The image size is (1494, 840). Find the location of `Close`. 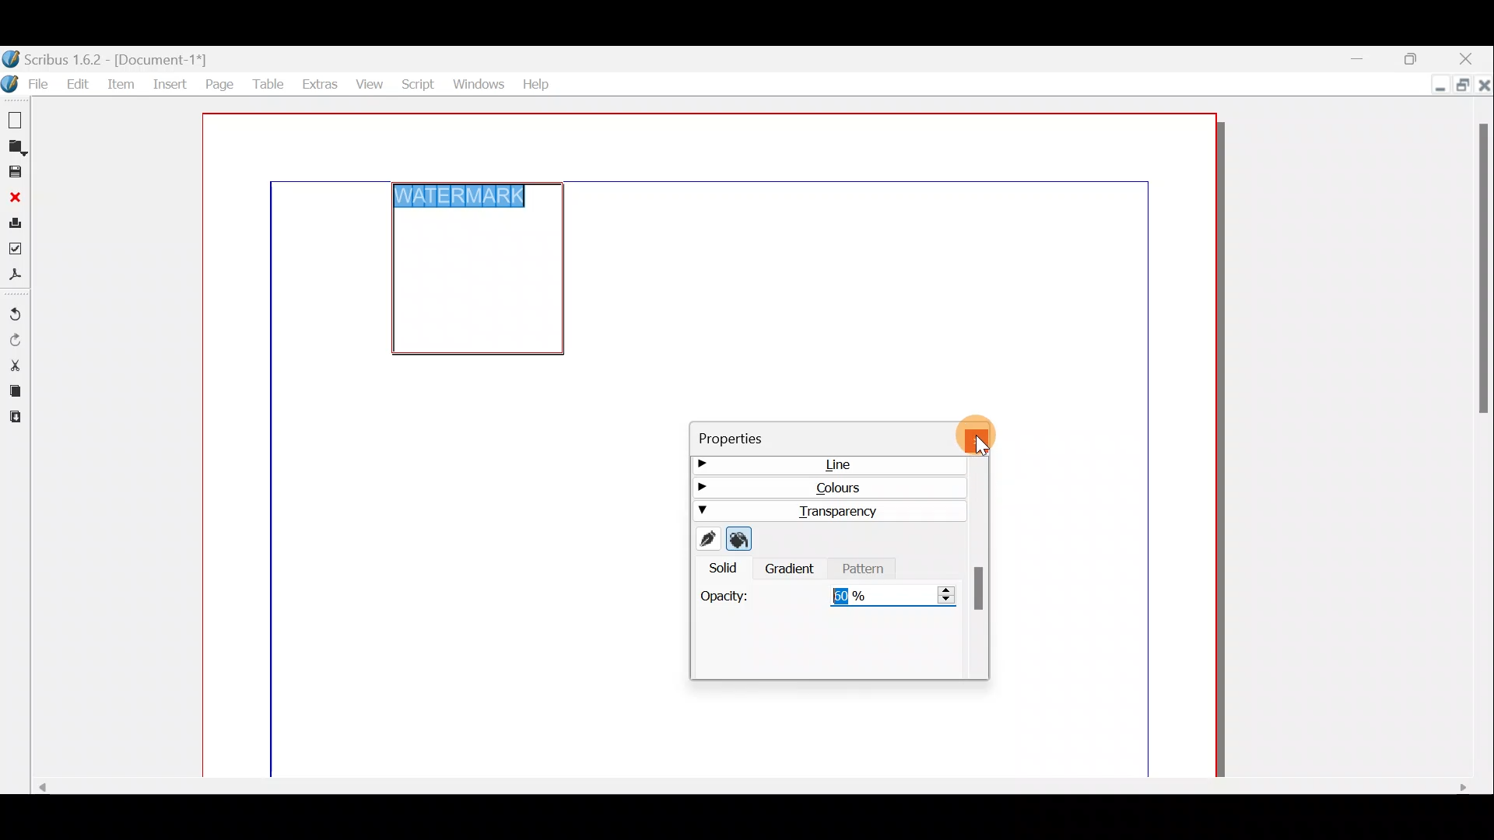

Close is located at coordinates (1470, 56).